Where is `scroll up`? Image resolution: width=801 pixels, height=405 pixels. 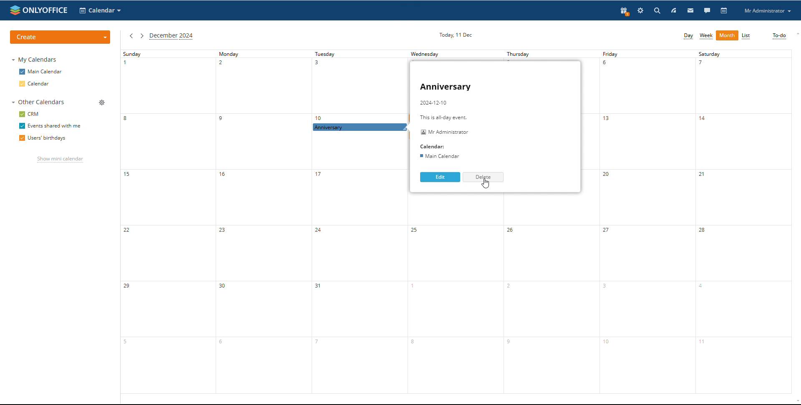
scroll up is located at coordinates (796, 34).